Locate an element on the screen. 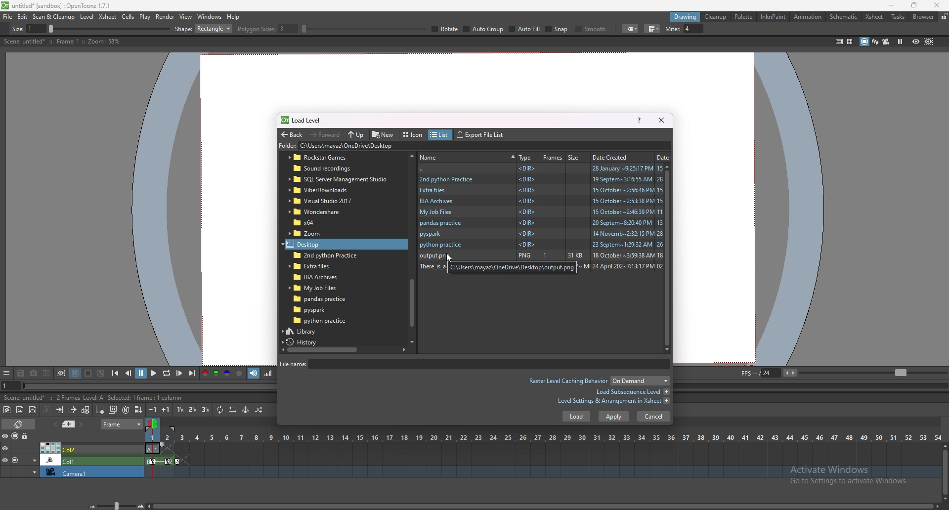 The width and height of the screenshot is (949, 510). cleanup is located at coordinates (715, 17).